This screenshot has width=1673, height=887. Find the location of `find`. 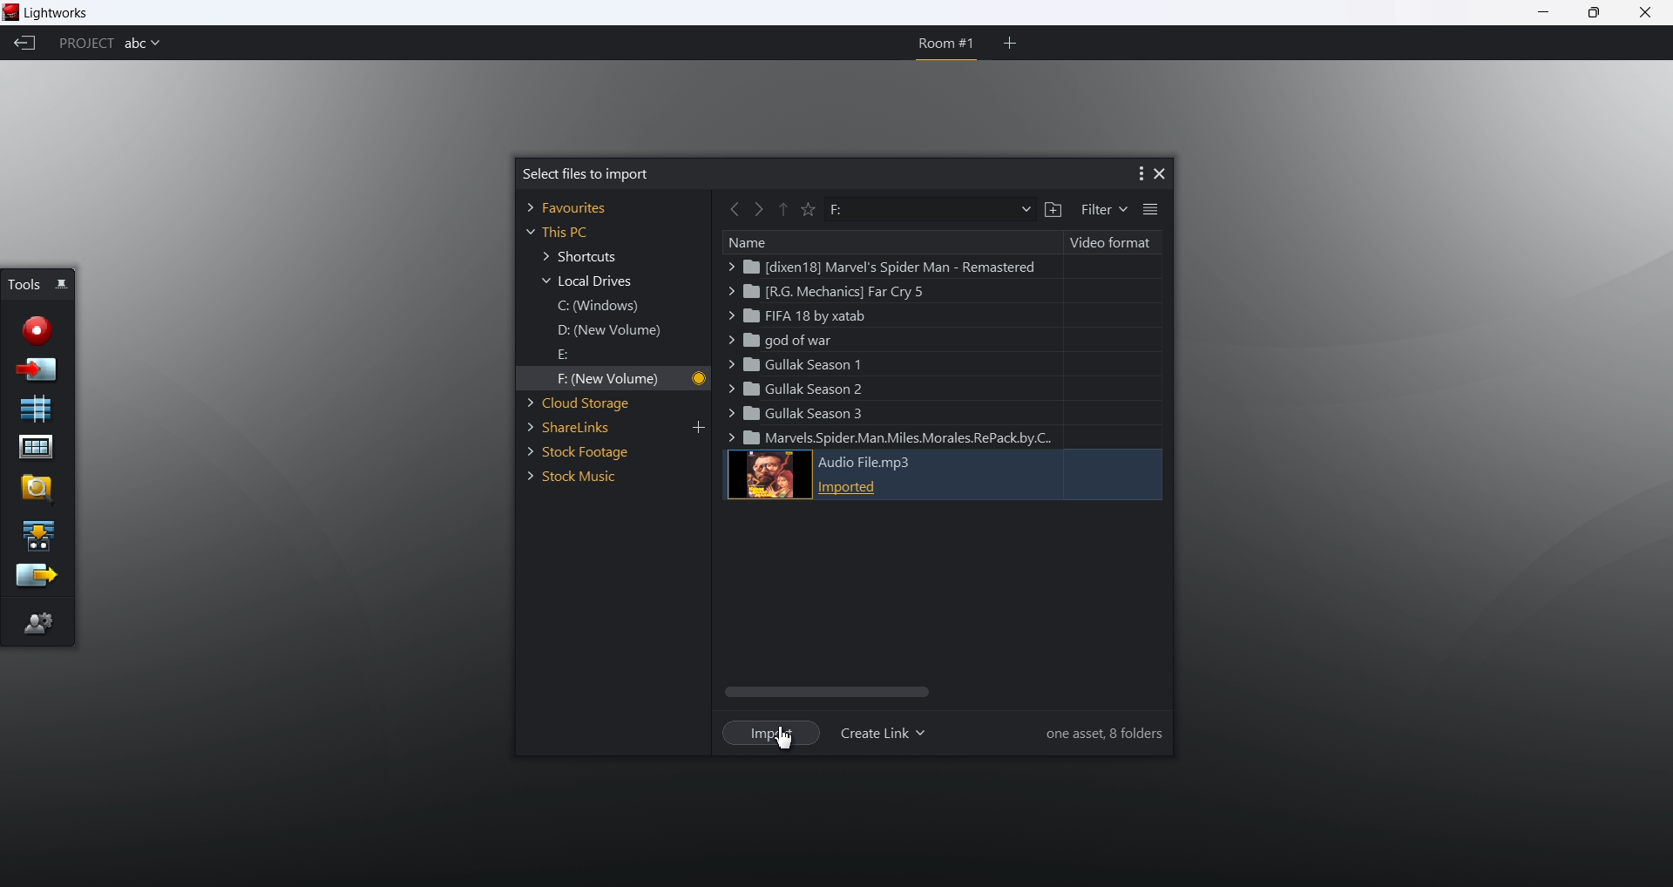

find is located at coordinates (36, 488).